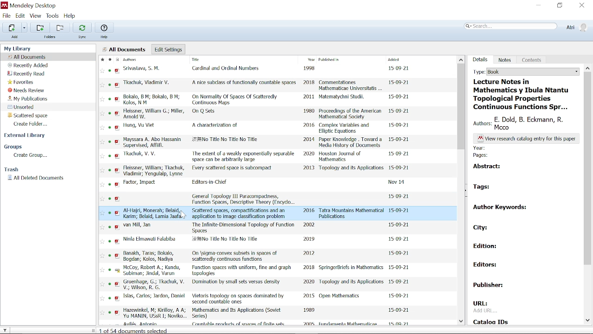 This screenshot has width=593, height=334. I want to click on authors, so click(145, 155).